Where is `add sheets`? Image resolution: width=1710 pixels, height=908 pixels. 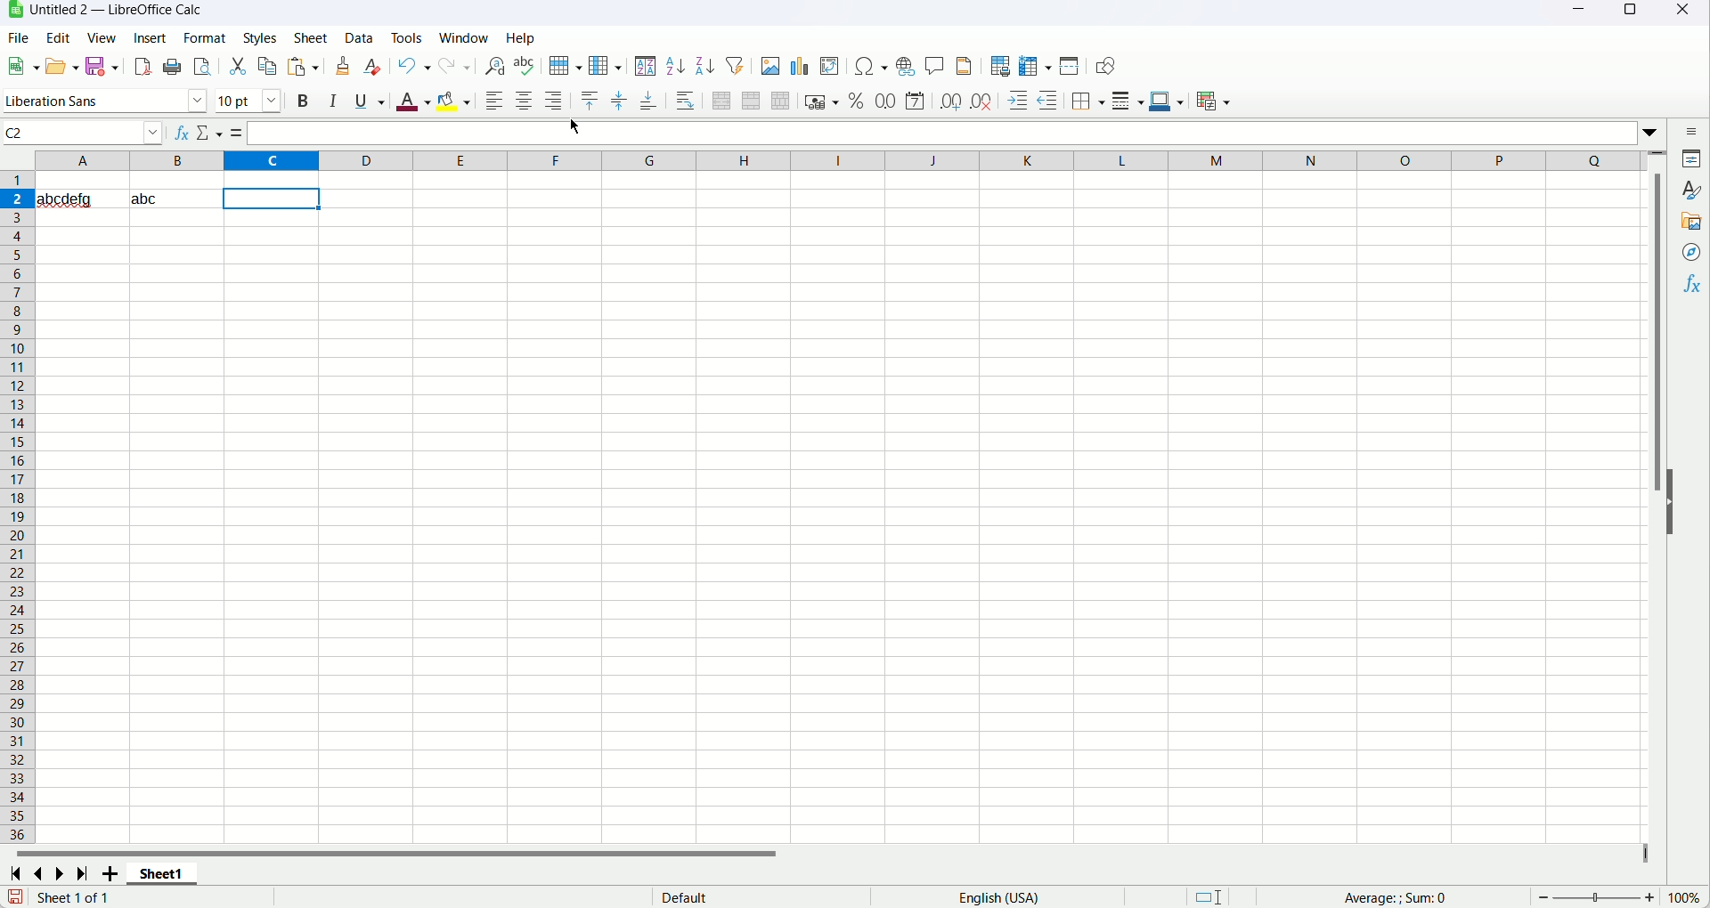 add sheets is located at coordinates (108, 872).